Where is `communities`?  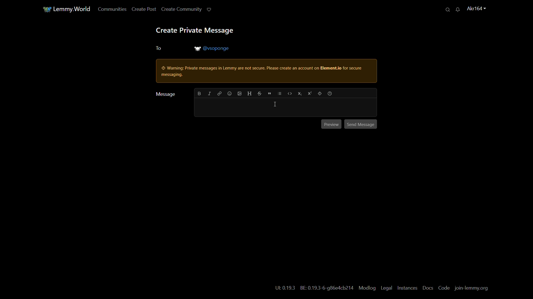 communities is located at coordinates (109, 10).